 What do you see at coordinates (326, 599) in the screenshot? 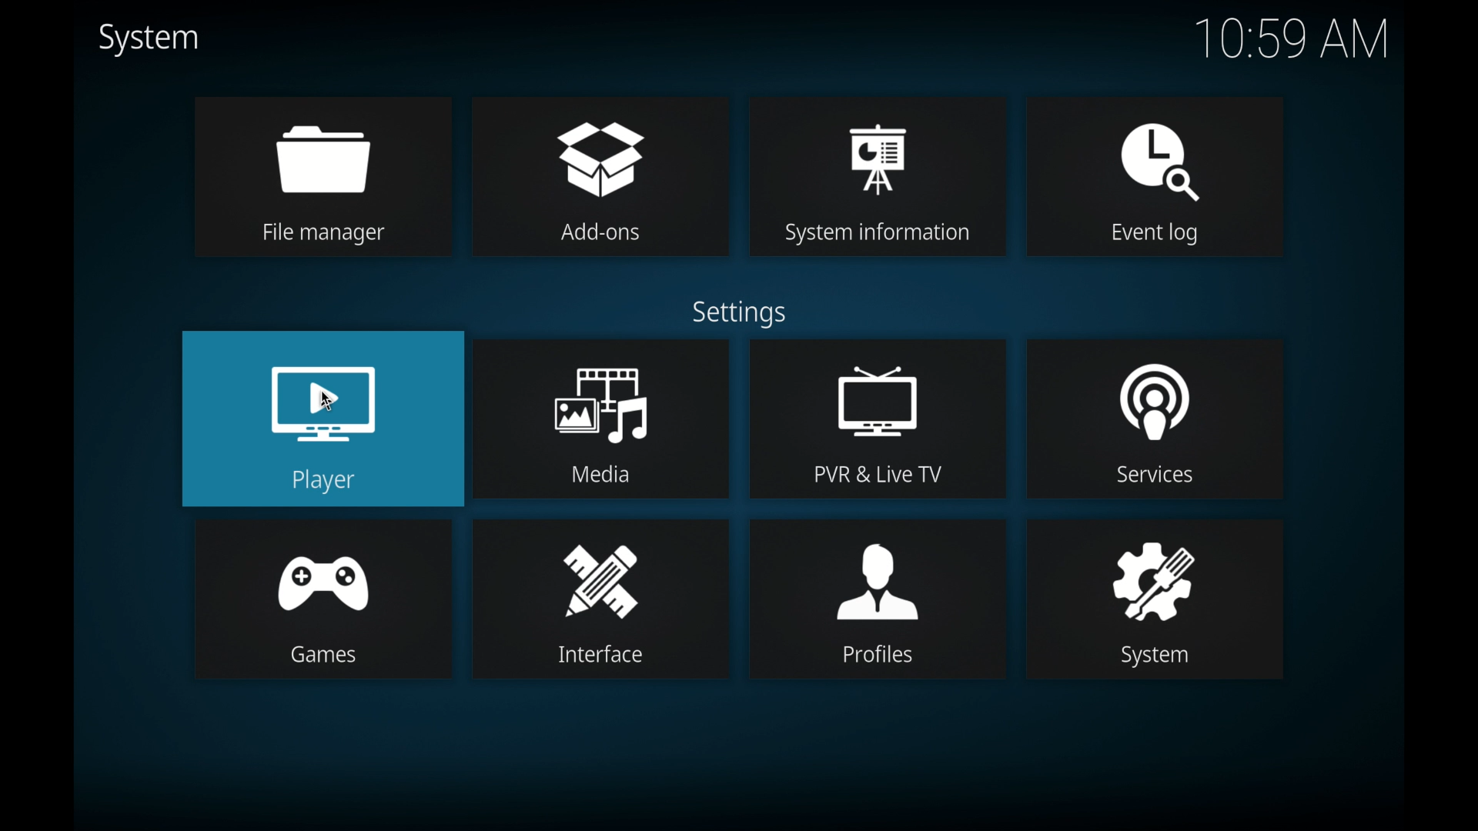
I see `games` at bounding box center [326, 599].